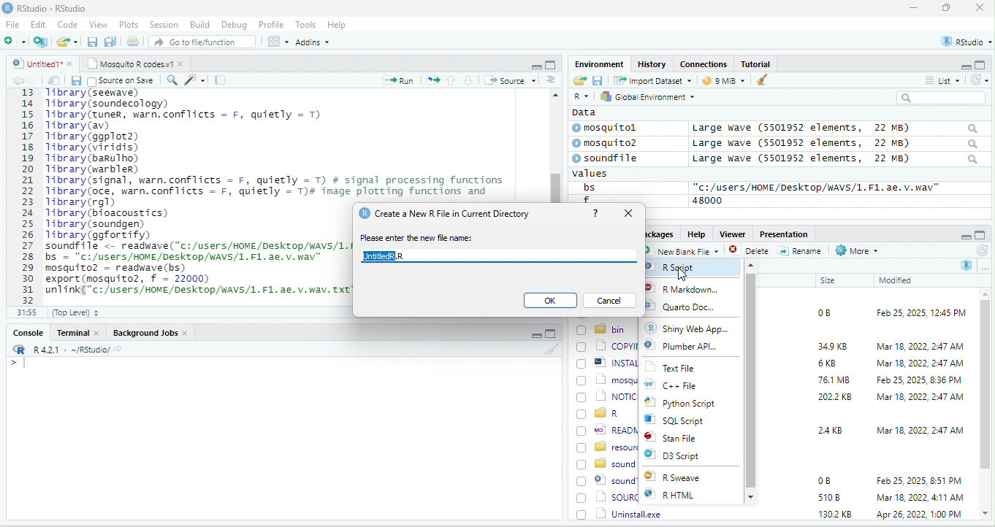 This screenshot has width=995, height=527. I want to click on 9 mb, so click(725, 82).